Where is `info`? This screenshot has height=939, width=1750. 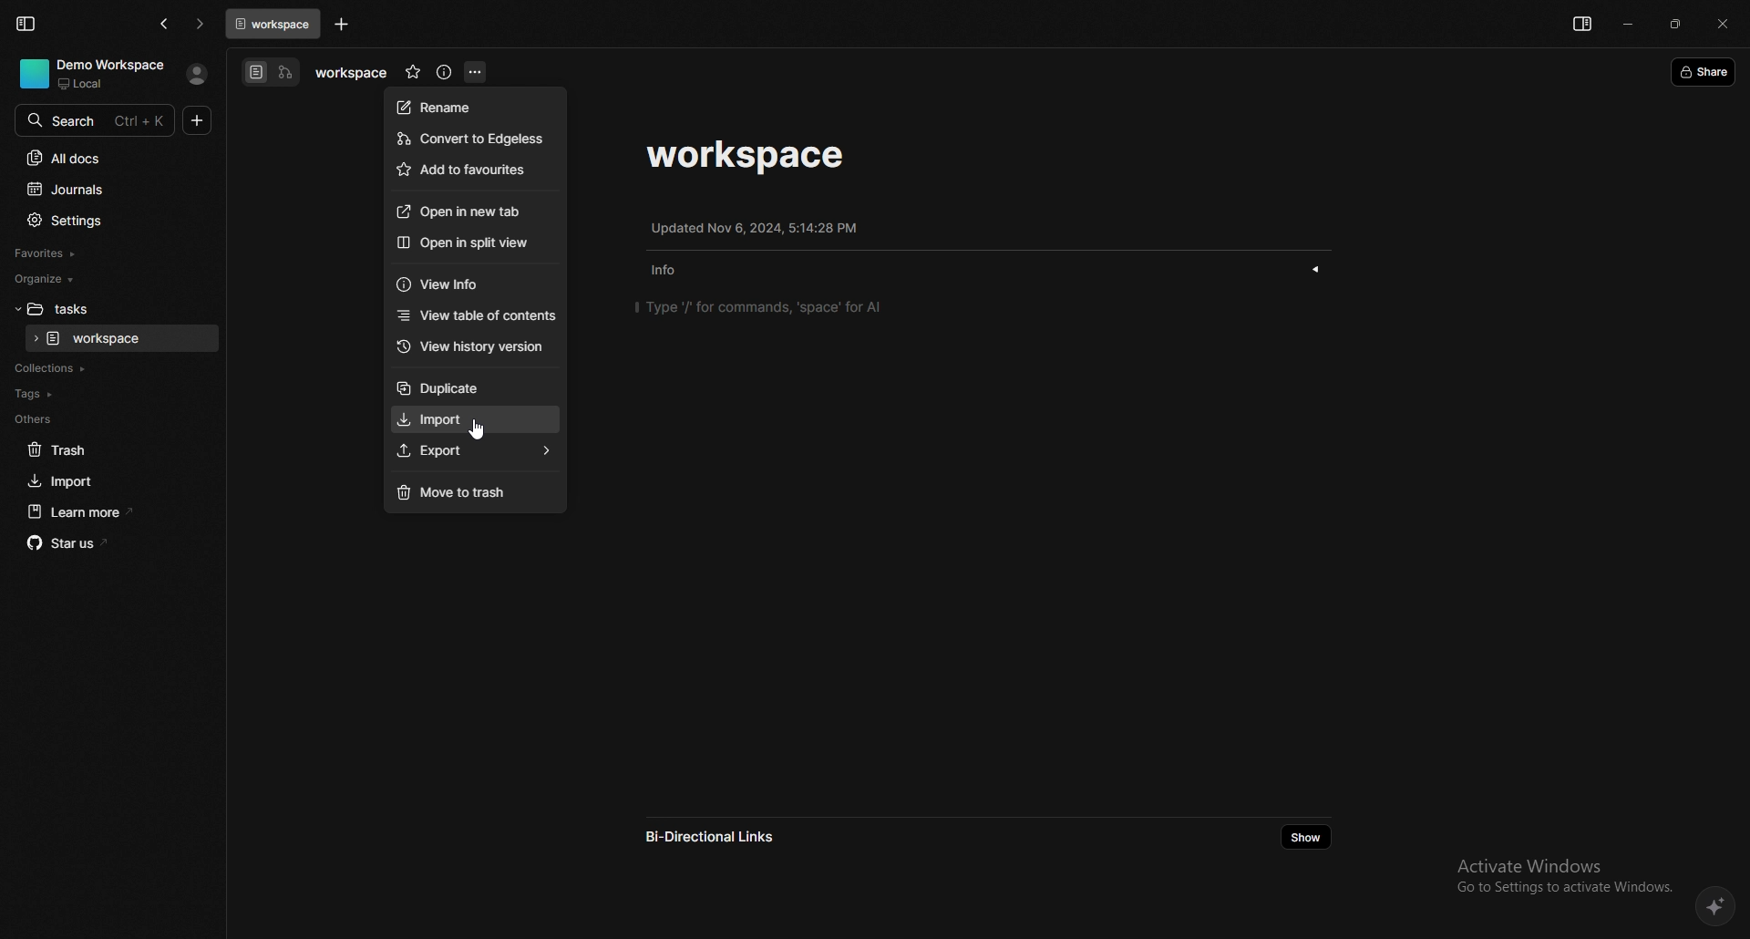 info is located at coordinates (671, 272).